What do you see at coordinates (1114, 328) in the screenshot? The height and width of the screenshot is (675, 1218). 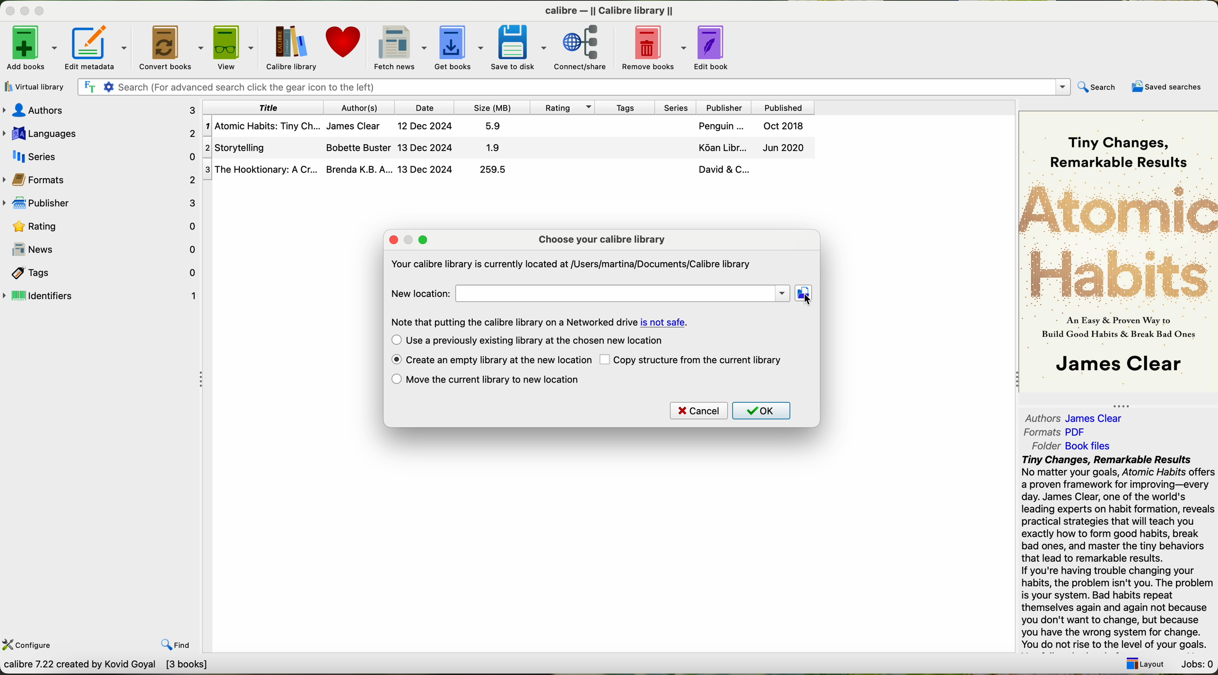 I see `As Easy & Proven Way toBuild Good Habits & Break Bad Ones` at bounding box center [1114, 328].